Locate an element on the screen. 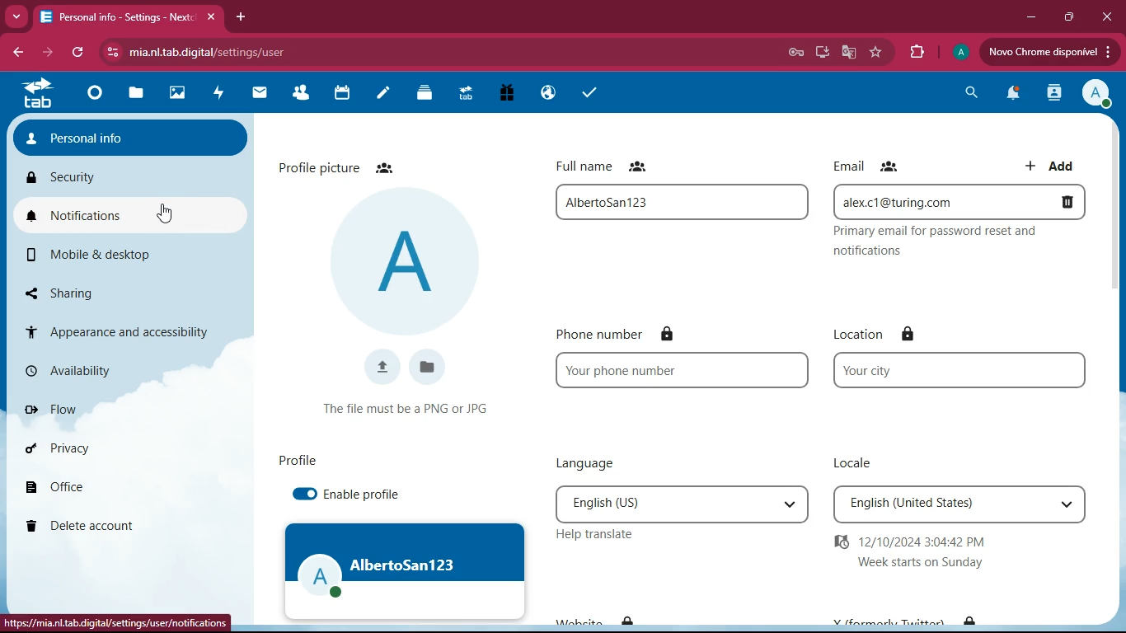  availability is located at coordinates (92, 369).